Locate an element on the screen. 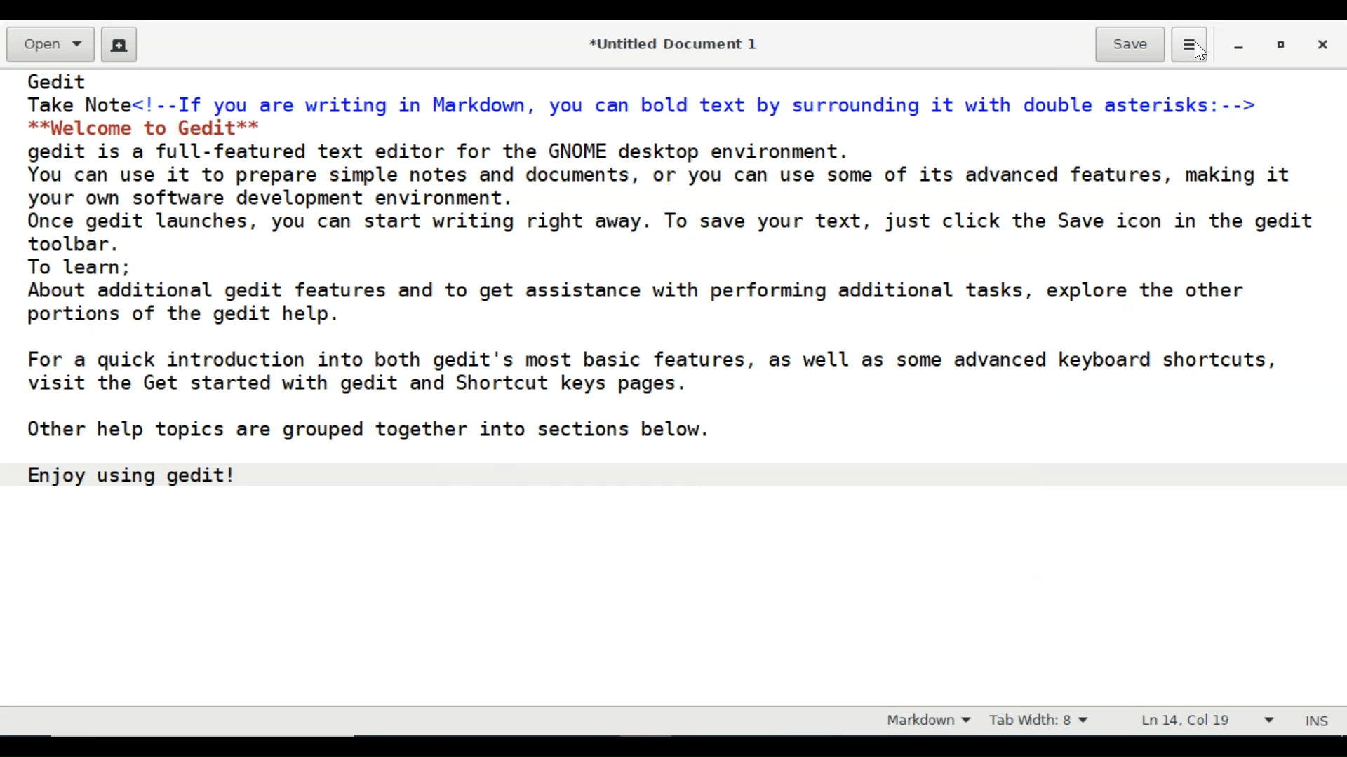 This screenshot has height=757, width=1347. restore is located at coordinates (1282, 47).